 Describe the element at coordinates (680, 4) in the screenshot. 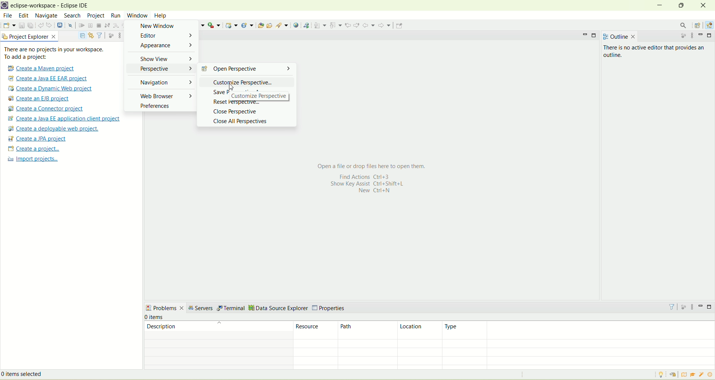

I see `maximize` at that location.